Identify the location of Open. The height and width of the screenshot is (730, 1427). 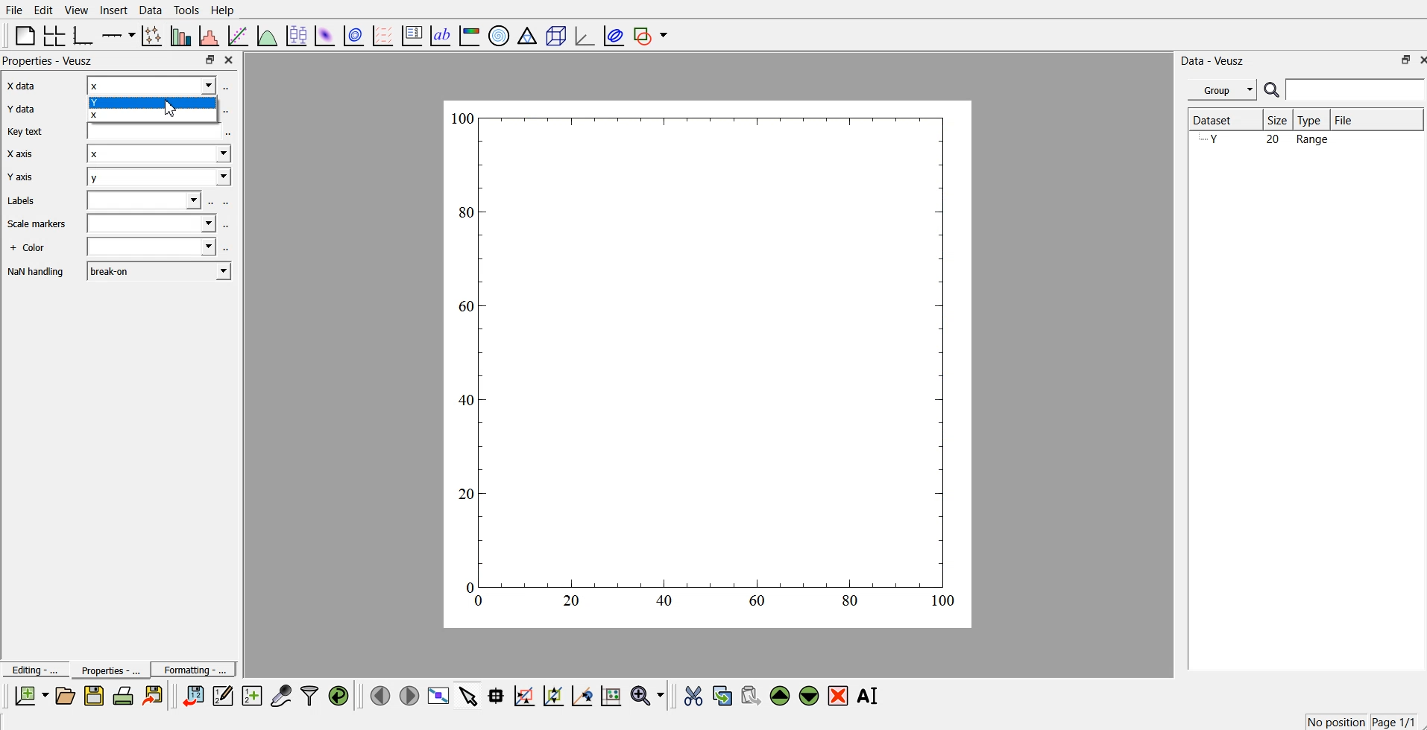
(65, 695).